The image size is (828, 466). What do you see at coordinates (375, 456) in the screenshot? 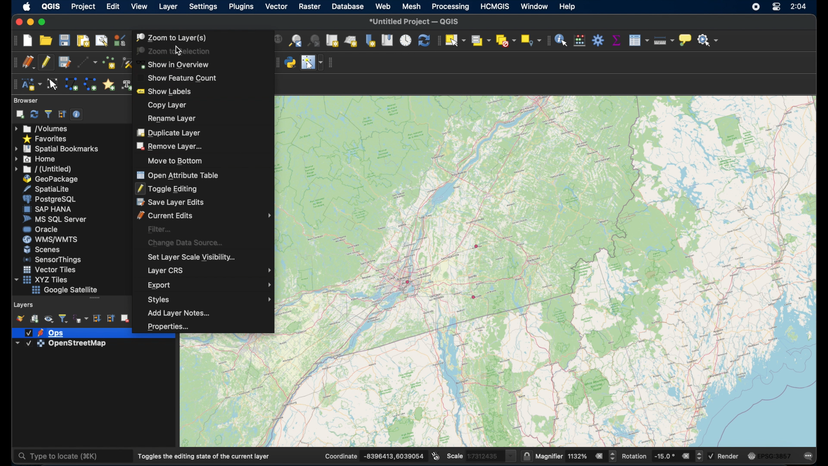
I see `coordinate` at bounding box center [375, 456].